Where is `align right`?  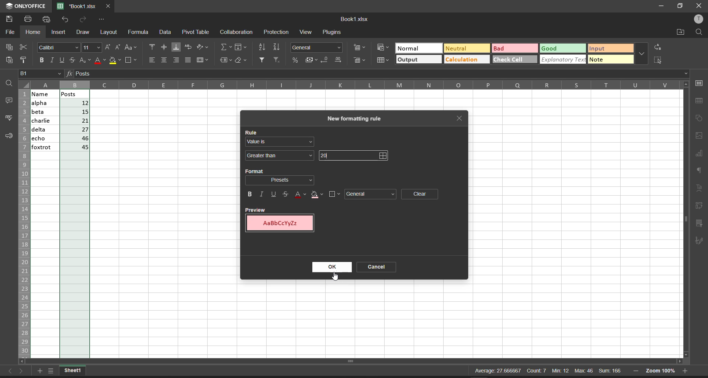
align right is located at coordinates (177, 60).